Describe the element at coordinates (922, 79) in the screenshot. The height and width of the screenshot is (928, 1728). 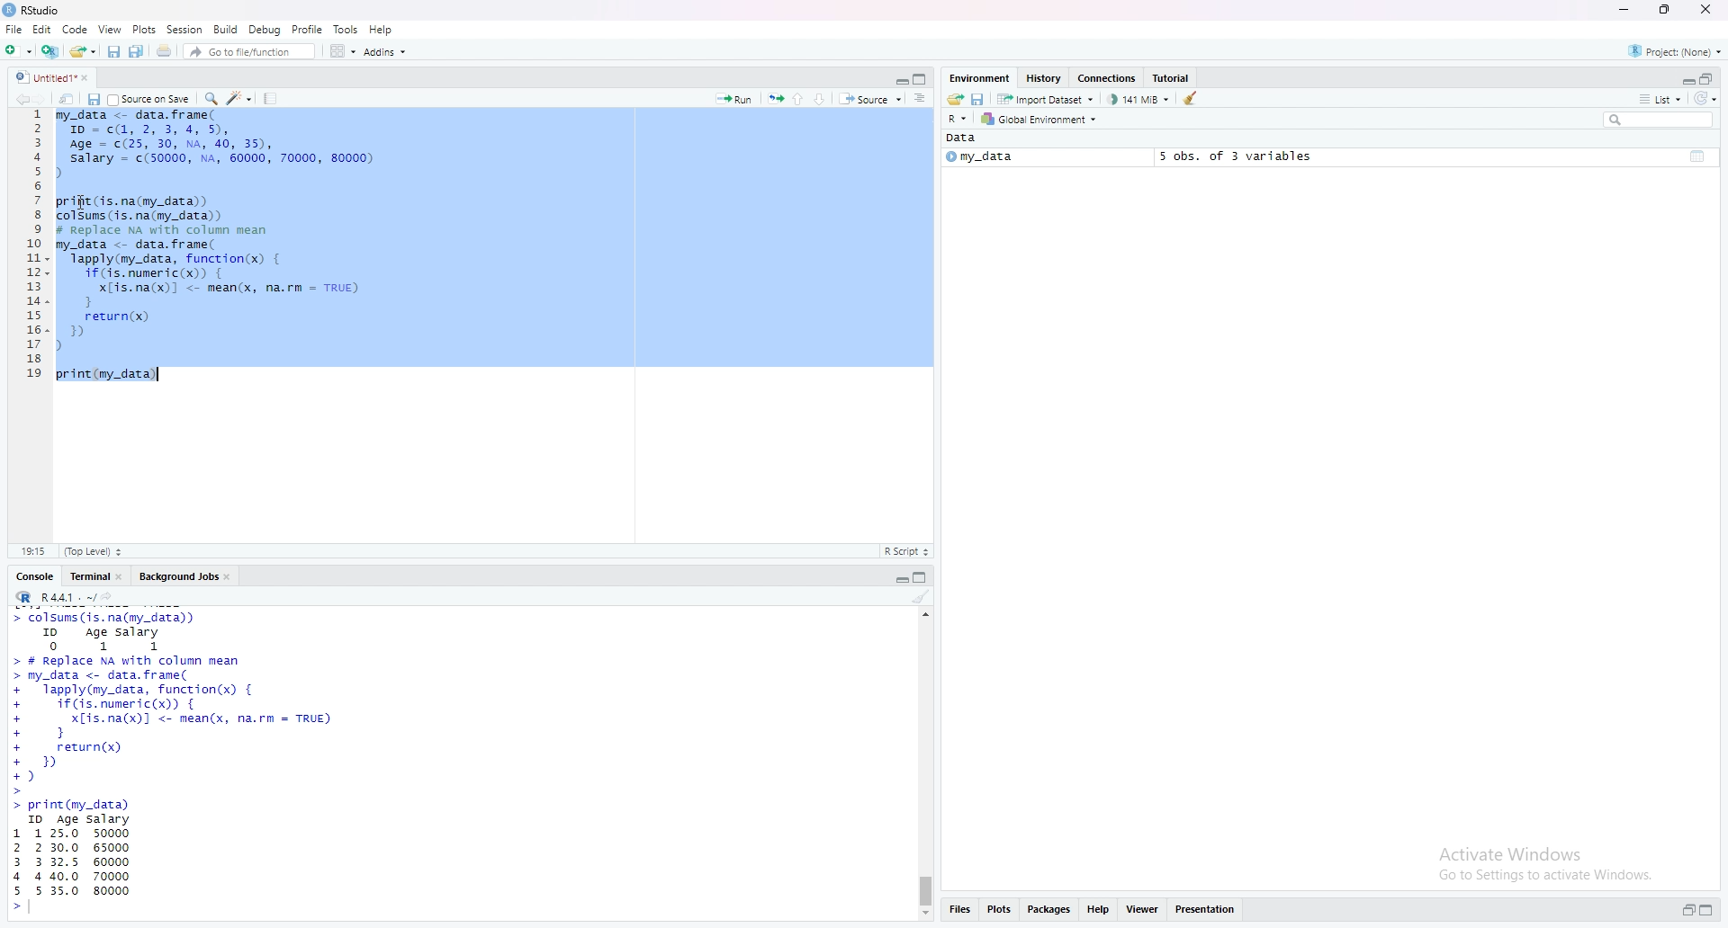
I see `collapse` at that location.